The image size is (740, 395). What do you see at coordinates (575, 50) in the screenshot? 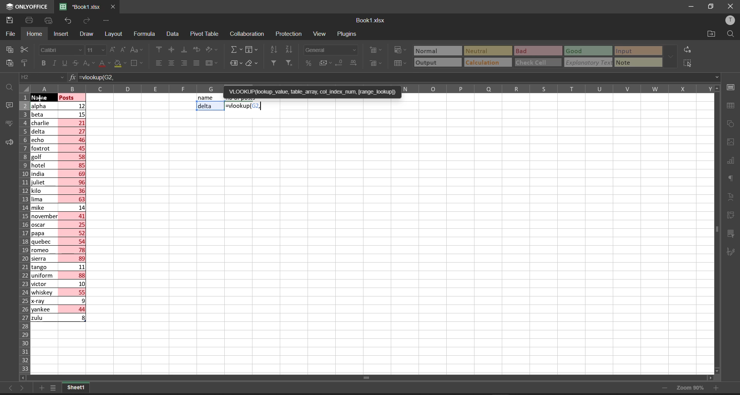
I see `Good` at bounding box center [575, 50].